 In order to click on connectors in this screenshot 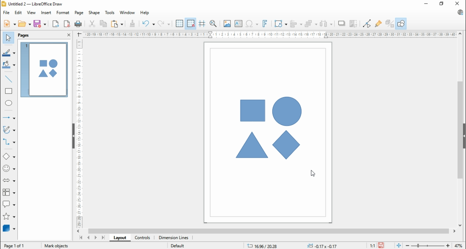, I will do `click(9, 142)`.